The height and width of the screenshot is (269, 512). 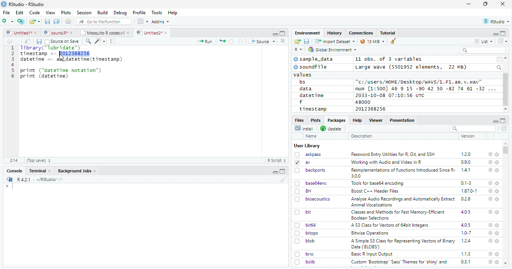 I want to click on Untitled2*, so click(x=153, y=33).